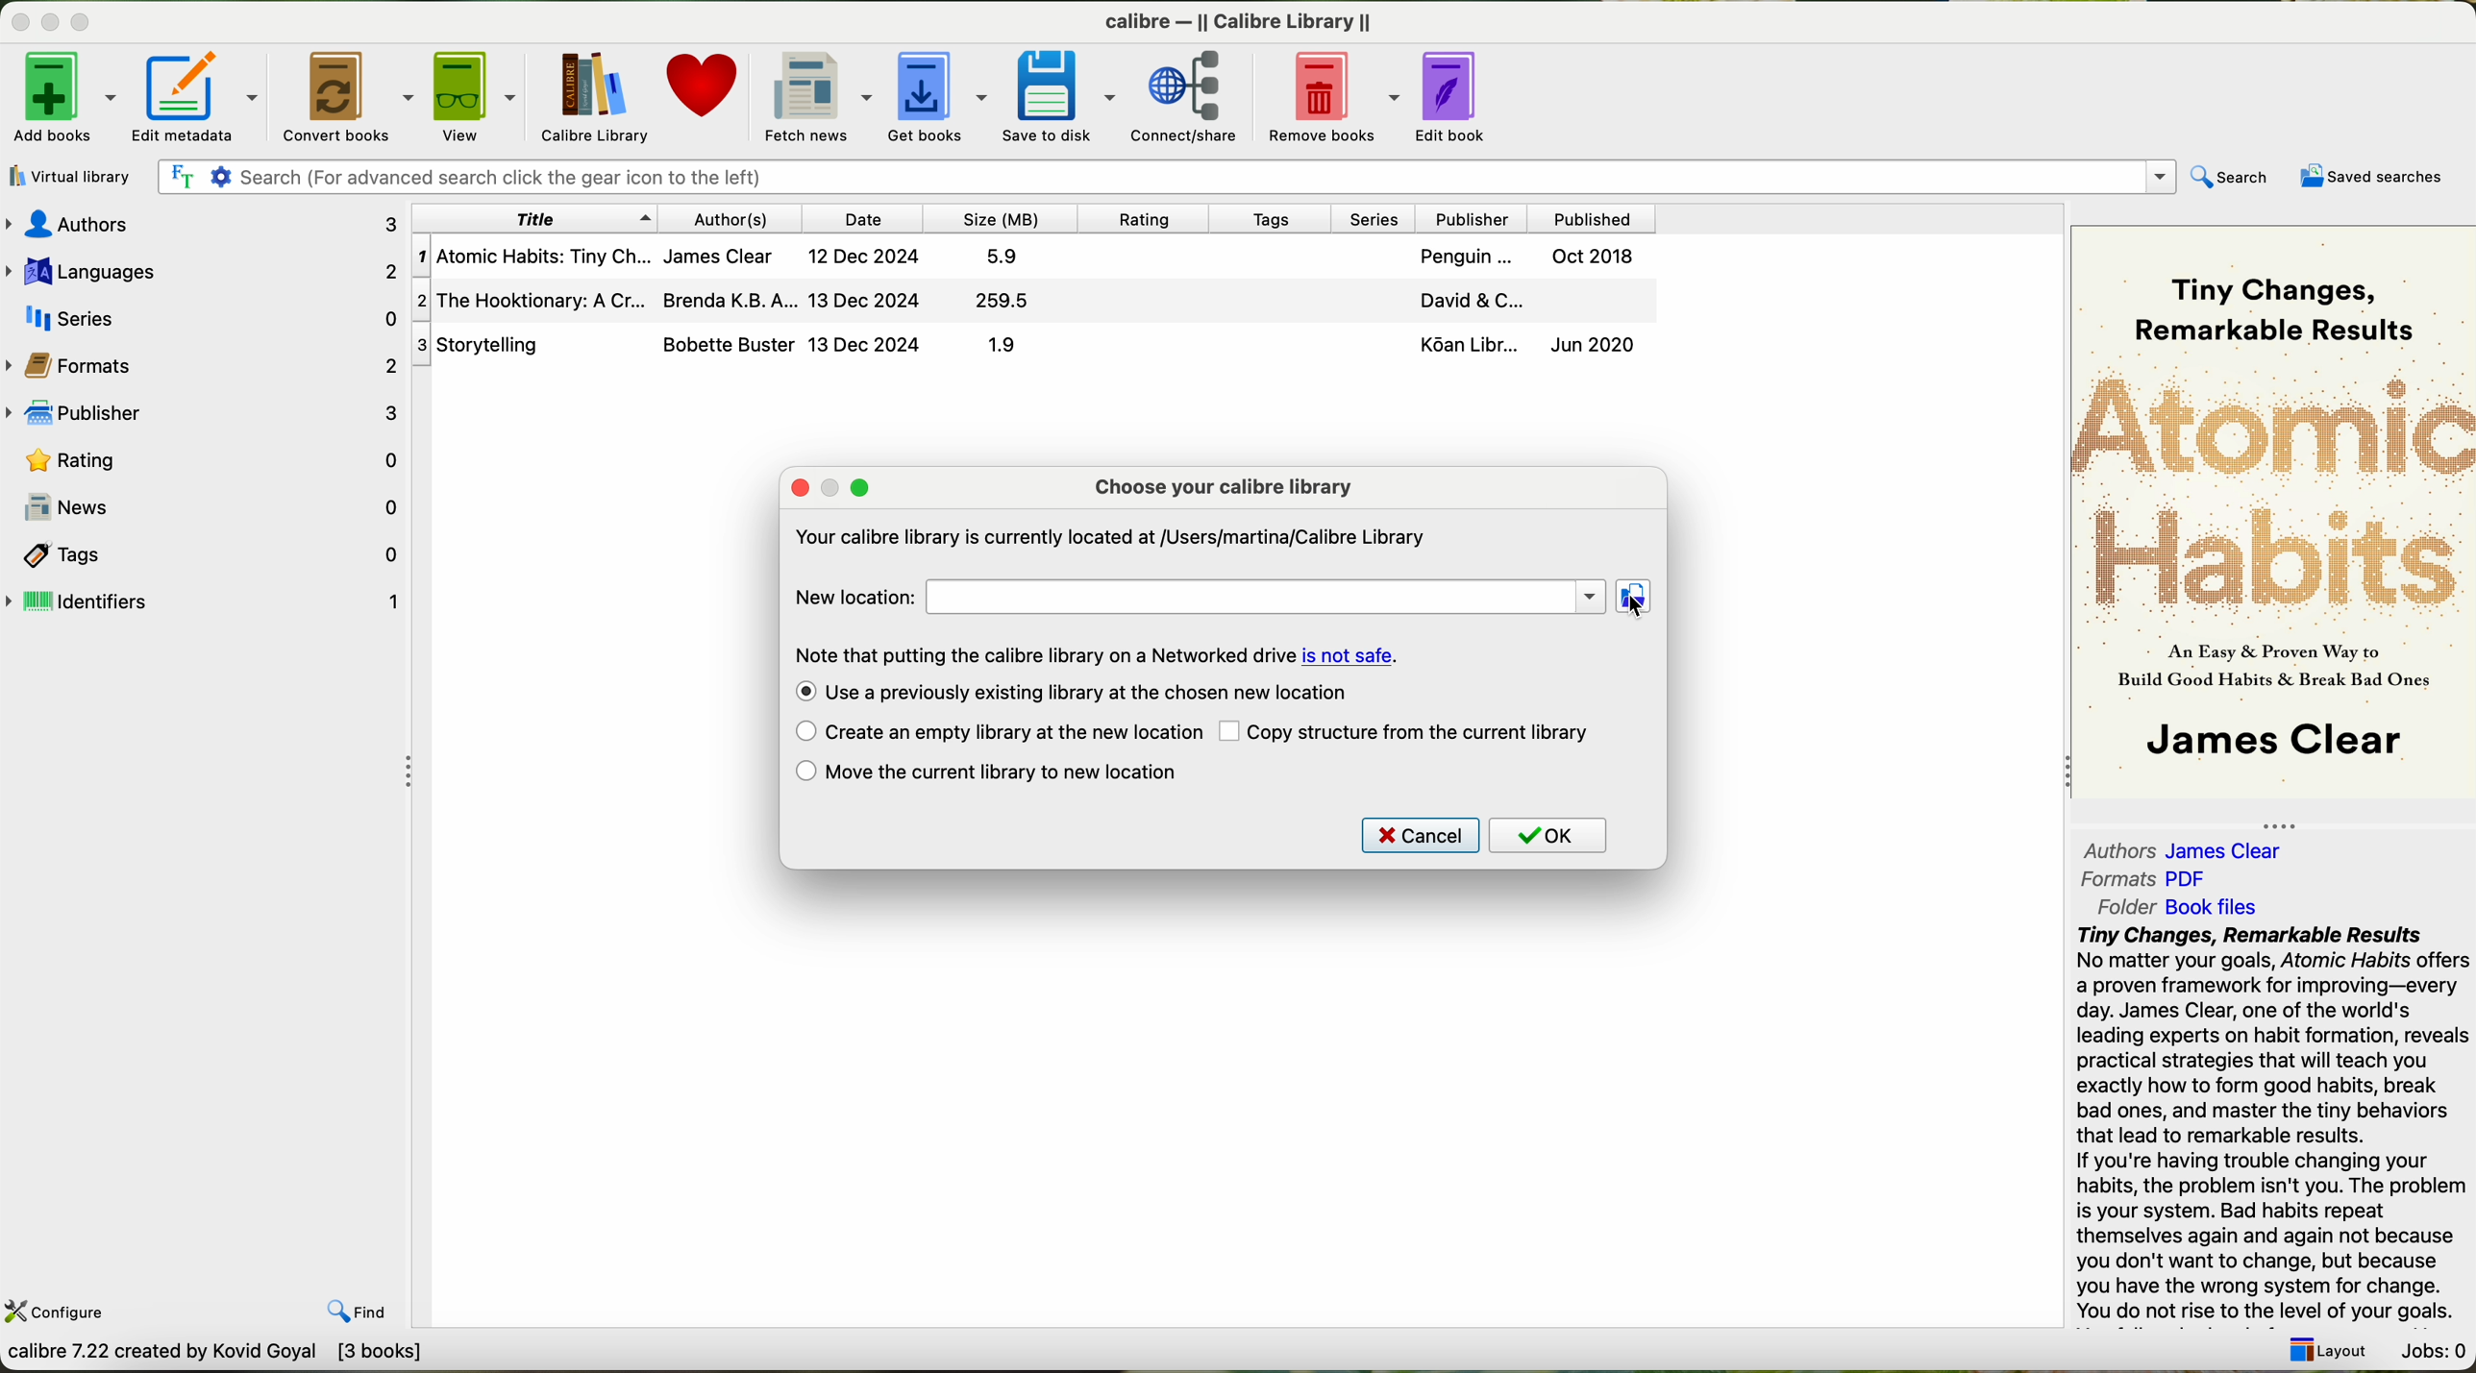 This screenshot has width=2476, height=1373. Describe the element at coordinates (205, 317) in the screenshot. I see `series` at that location.